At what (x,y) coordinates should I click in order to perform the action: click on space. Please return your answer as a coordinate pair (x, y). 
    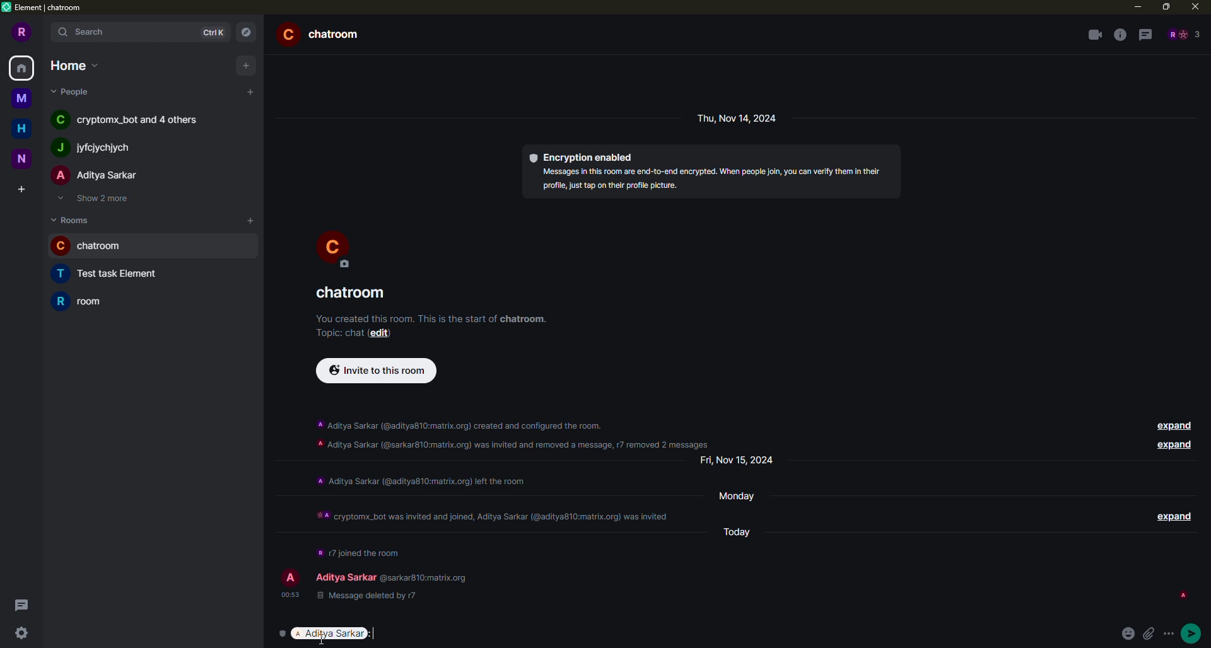
    Looking at the image, I should click on (25, 159).